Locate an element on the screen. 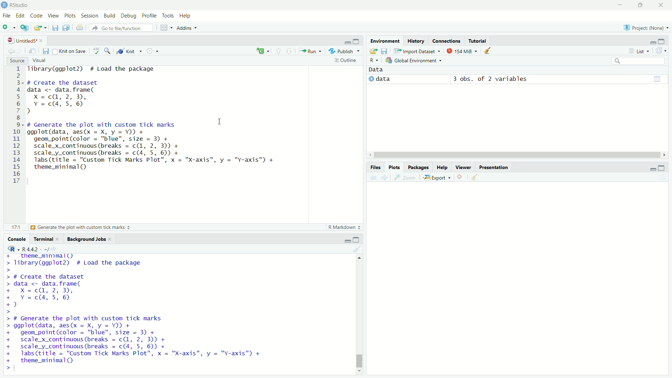  history is located at coordinates (415, 40).